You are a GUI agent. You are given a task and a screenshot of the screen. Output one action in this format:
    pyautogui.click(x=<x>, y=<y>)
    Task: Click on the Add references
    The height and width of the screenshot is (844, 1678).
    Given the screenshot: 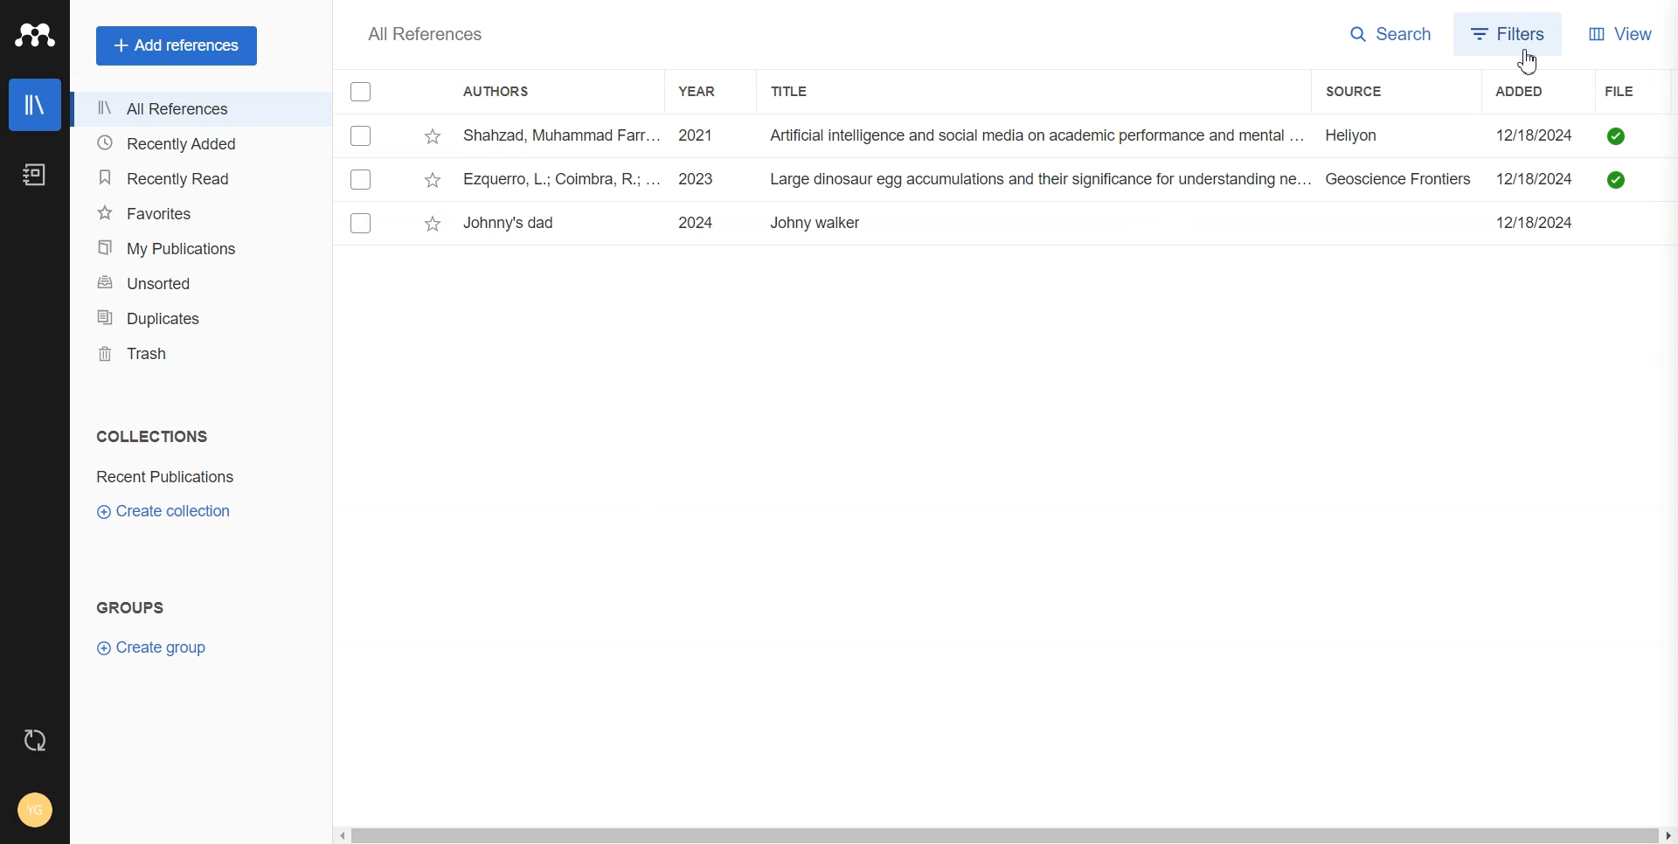 What is the action you would take?
    pyautogui.click(x=177, y=45)
    